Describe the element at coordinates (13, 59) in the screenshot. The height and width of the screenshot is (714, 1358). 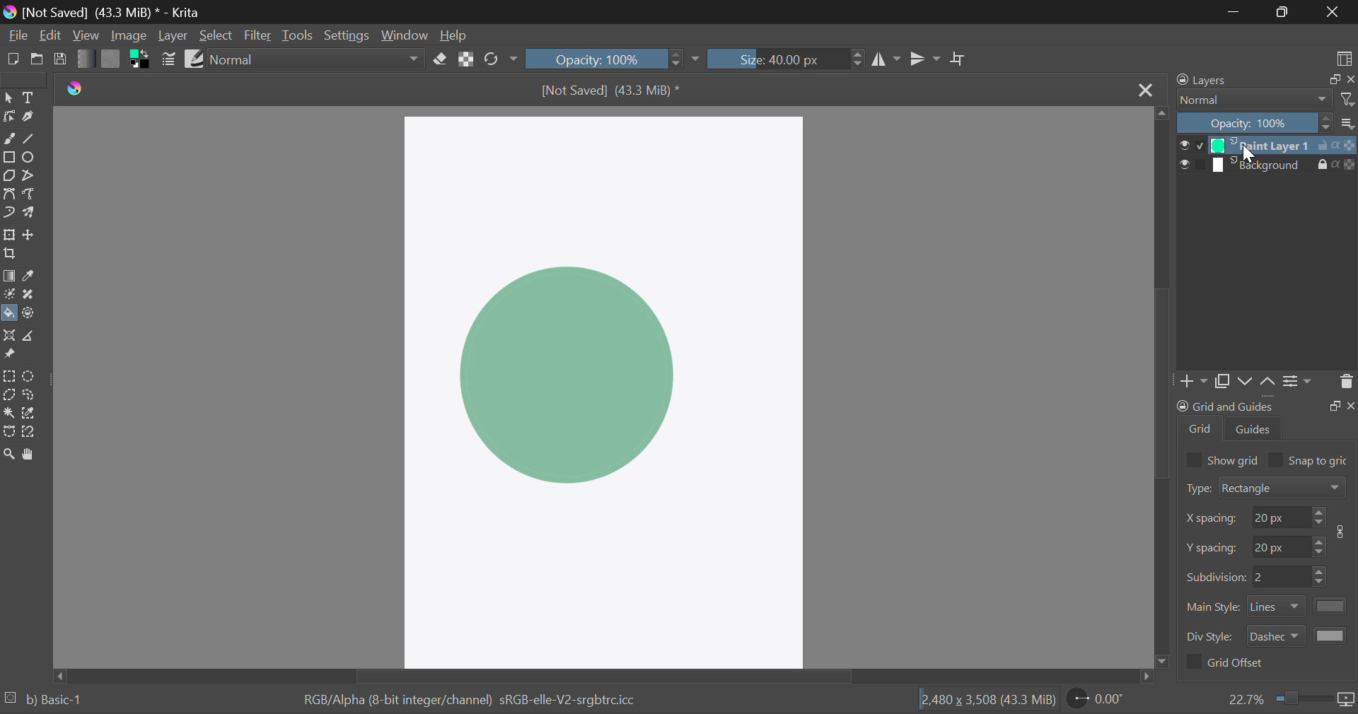
I see `New` at that location.